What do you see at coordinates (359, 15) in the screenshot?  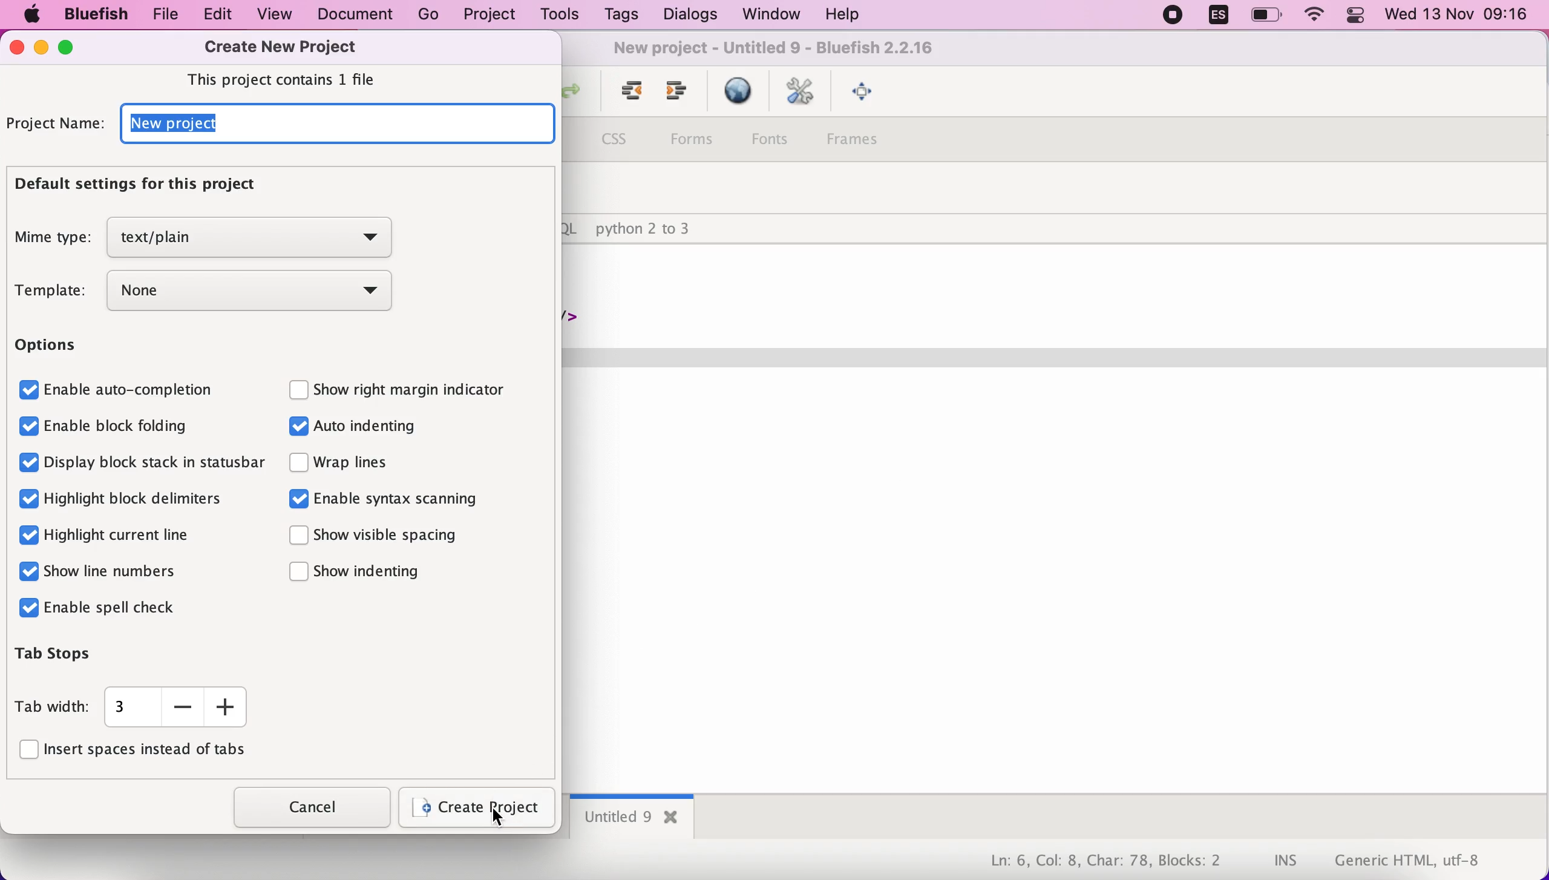 I see `document` at bounding box center [359, 15].